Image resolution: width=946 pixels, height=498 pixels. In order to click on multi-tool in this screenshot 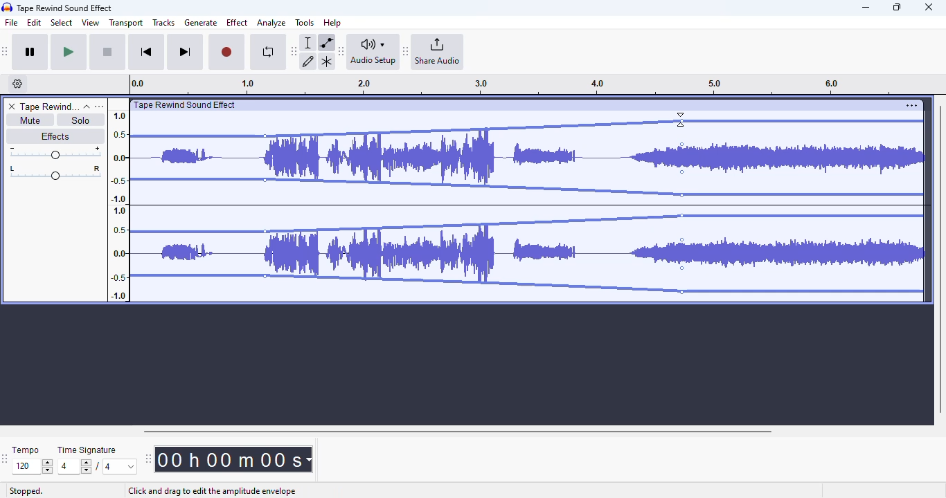, I will do `click(326, 62)`.